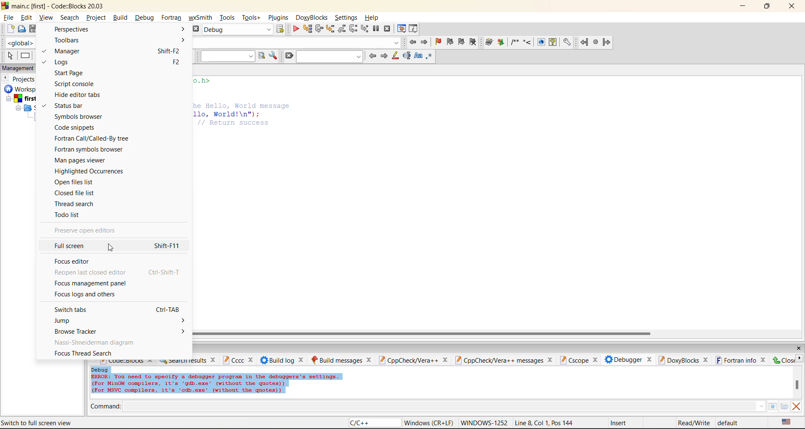  What do you see at coordinates (238, 29) in the screenshot?
I see `Debug` at bounding box center [238, 29].